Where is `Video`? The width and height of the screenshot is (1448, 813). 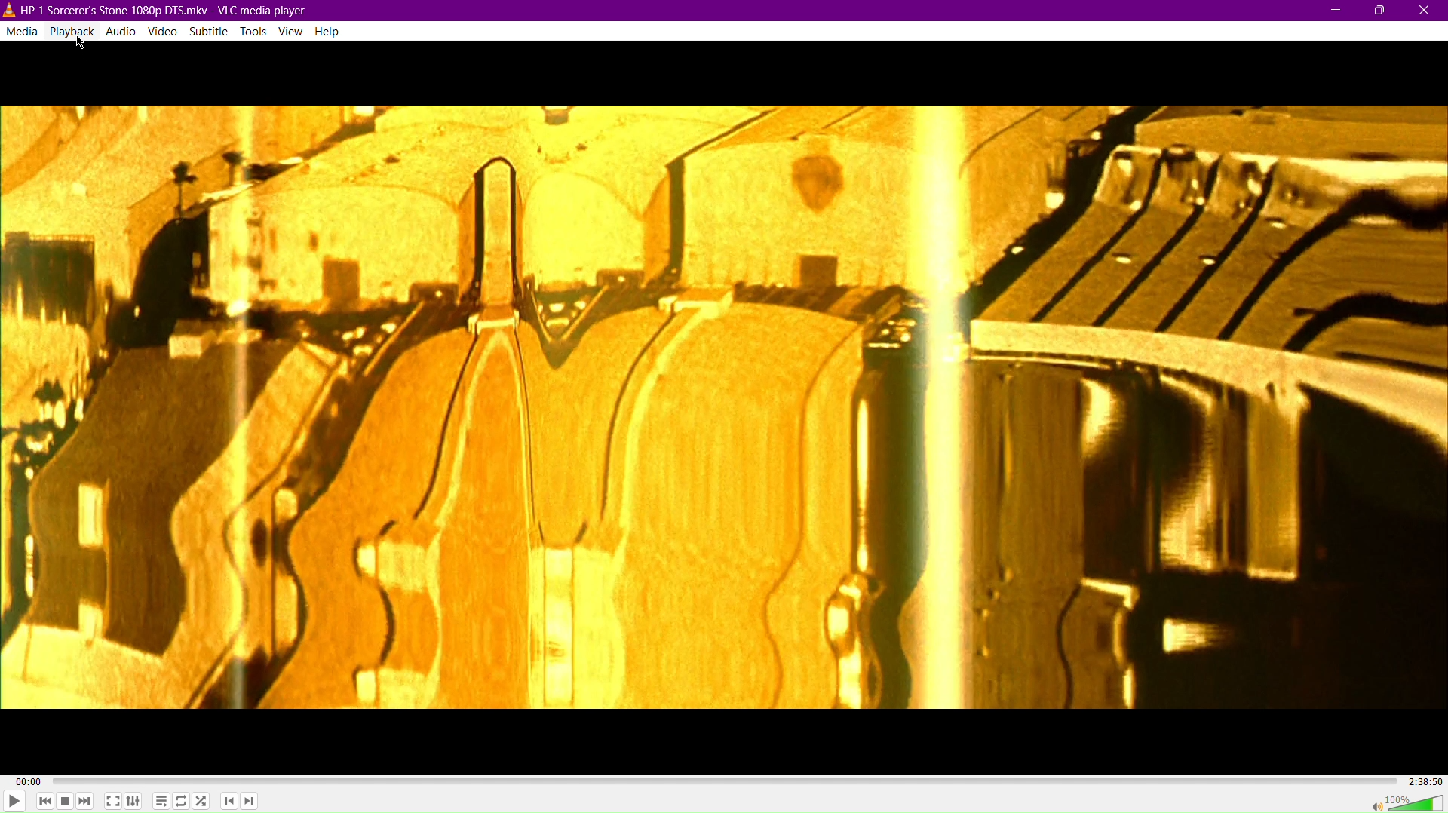 Video is located at coordinates (162, 30).